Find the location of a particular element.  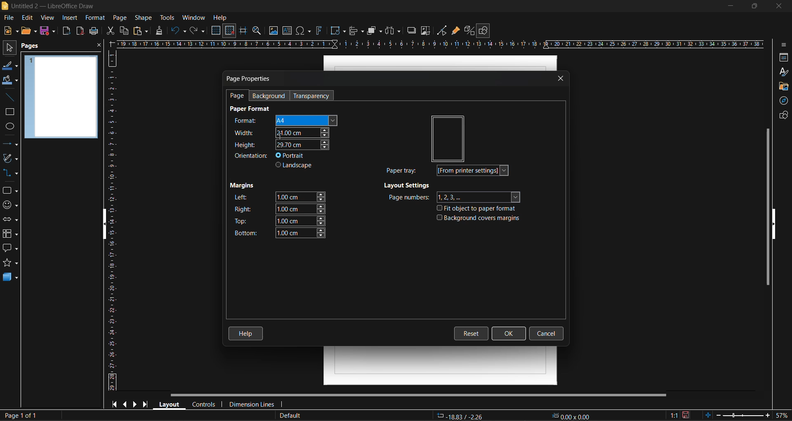

clone formatting is located at coordinates (161, 31).